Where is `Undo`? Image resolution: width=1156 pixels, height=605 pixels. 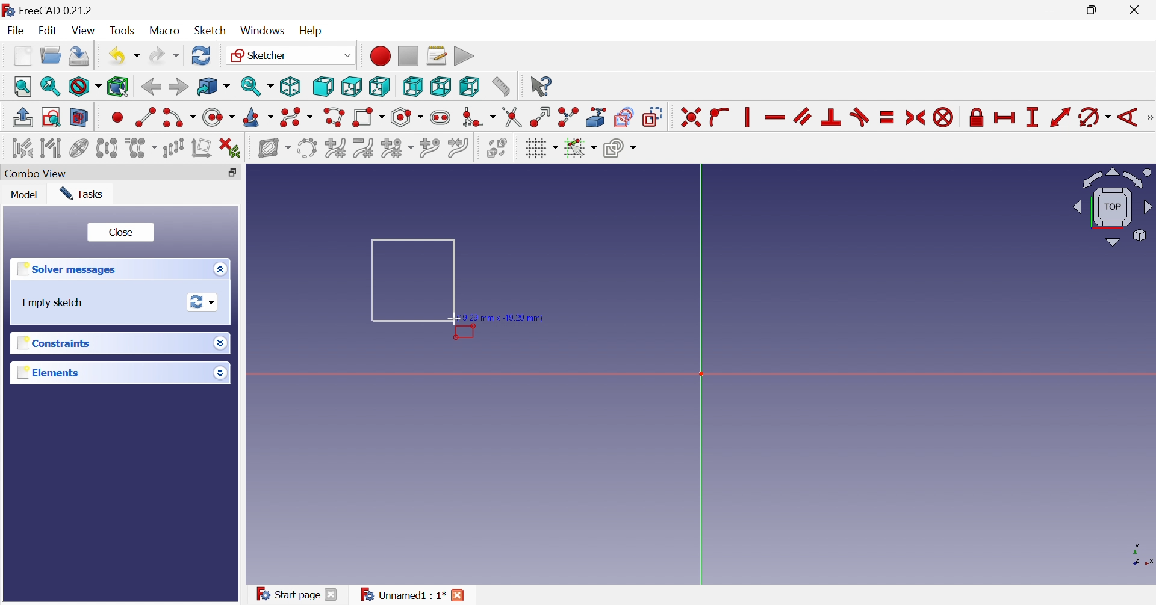 Undo is located at coordinates (123, 56).